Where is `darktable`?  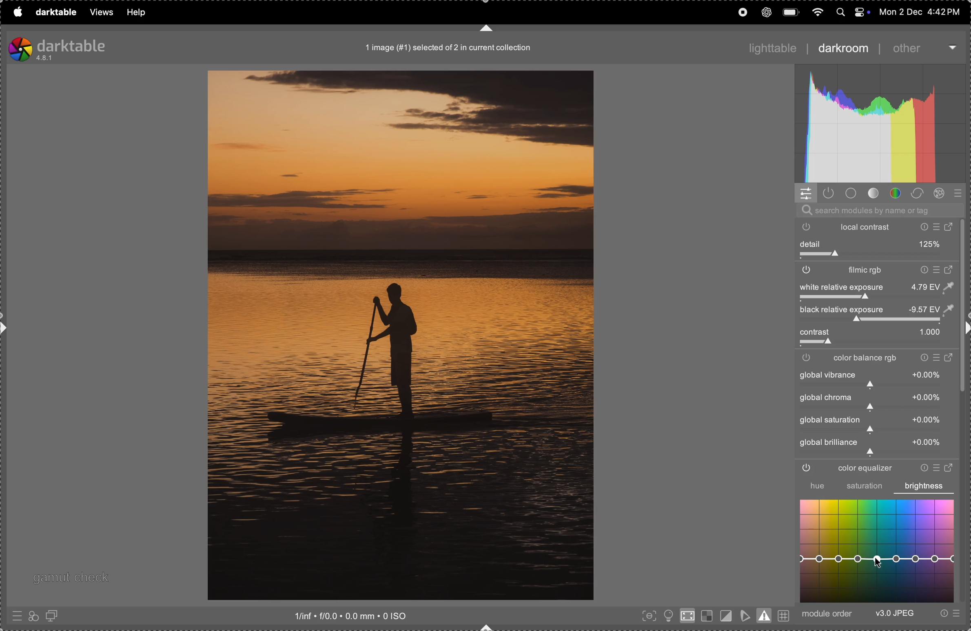 darktable is located at coordinates (53, 11).